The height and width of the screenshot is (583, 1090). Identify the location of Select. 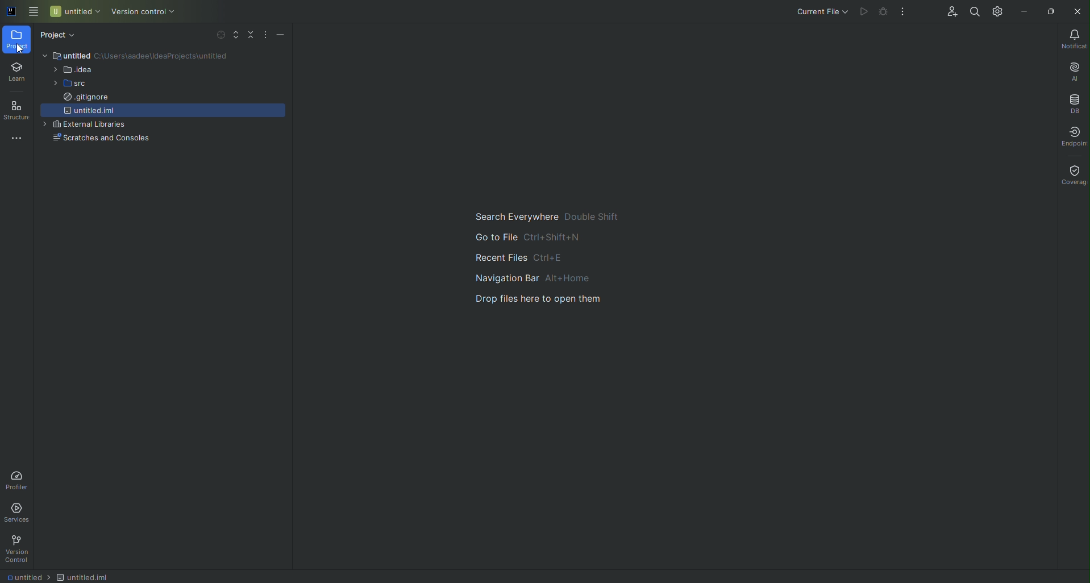
(215, 36).